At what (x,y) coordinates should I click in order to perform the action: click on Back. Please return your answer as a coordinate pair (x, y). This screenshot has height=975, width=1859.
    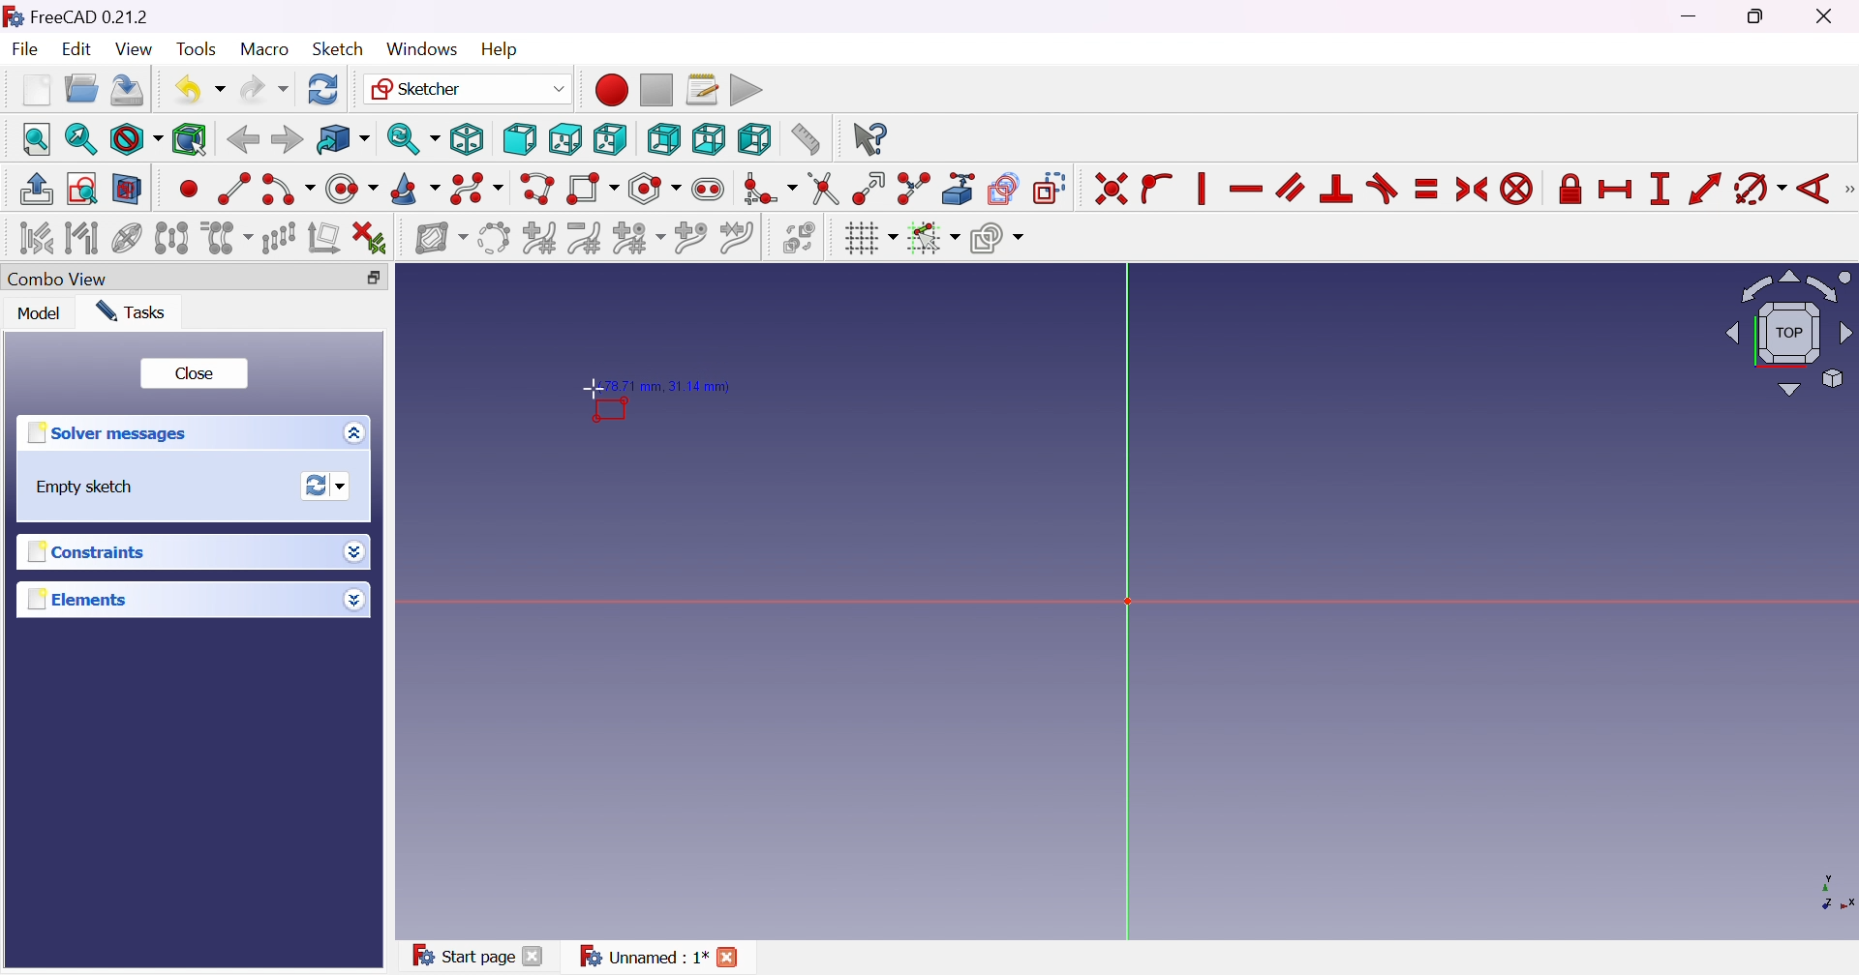
    Looking at the image, I should click on (242, 140).